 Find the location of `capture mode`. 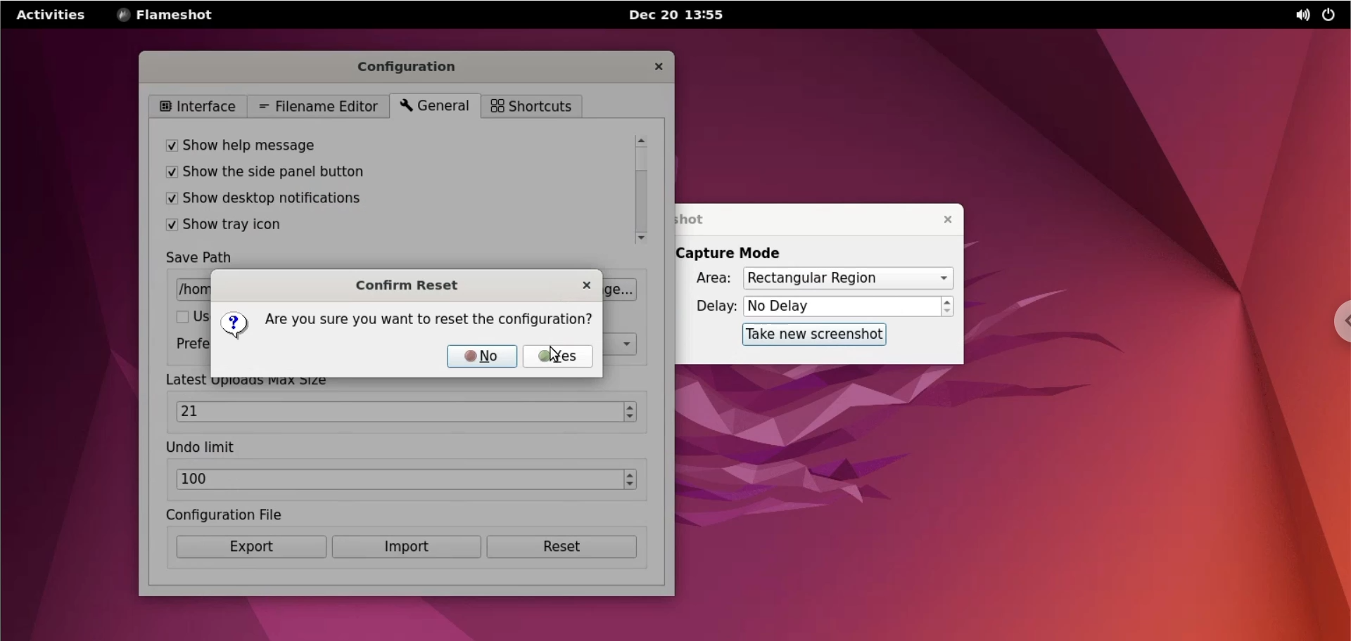

capture mode is located at coordinates (742, 253).